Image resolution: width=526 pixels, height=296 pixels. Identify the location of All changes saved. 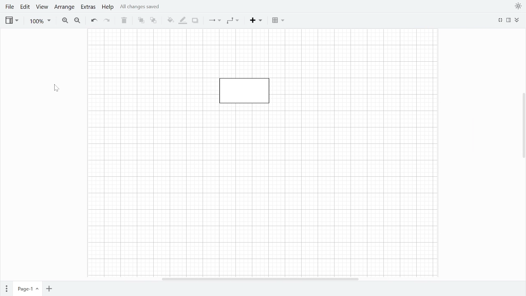
(141, 7).